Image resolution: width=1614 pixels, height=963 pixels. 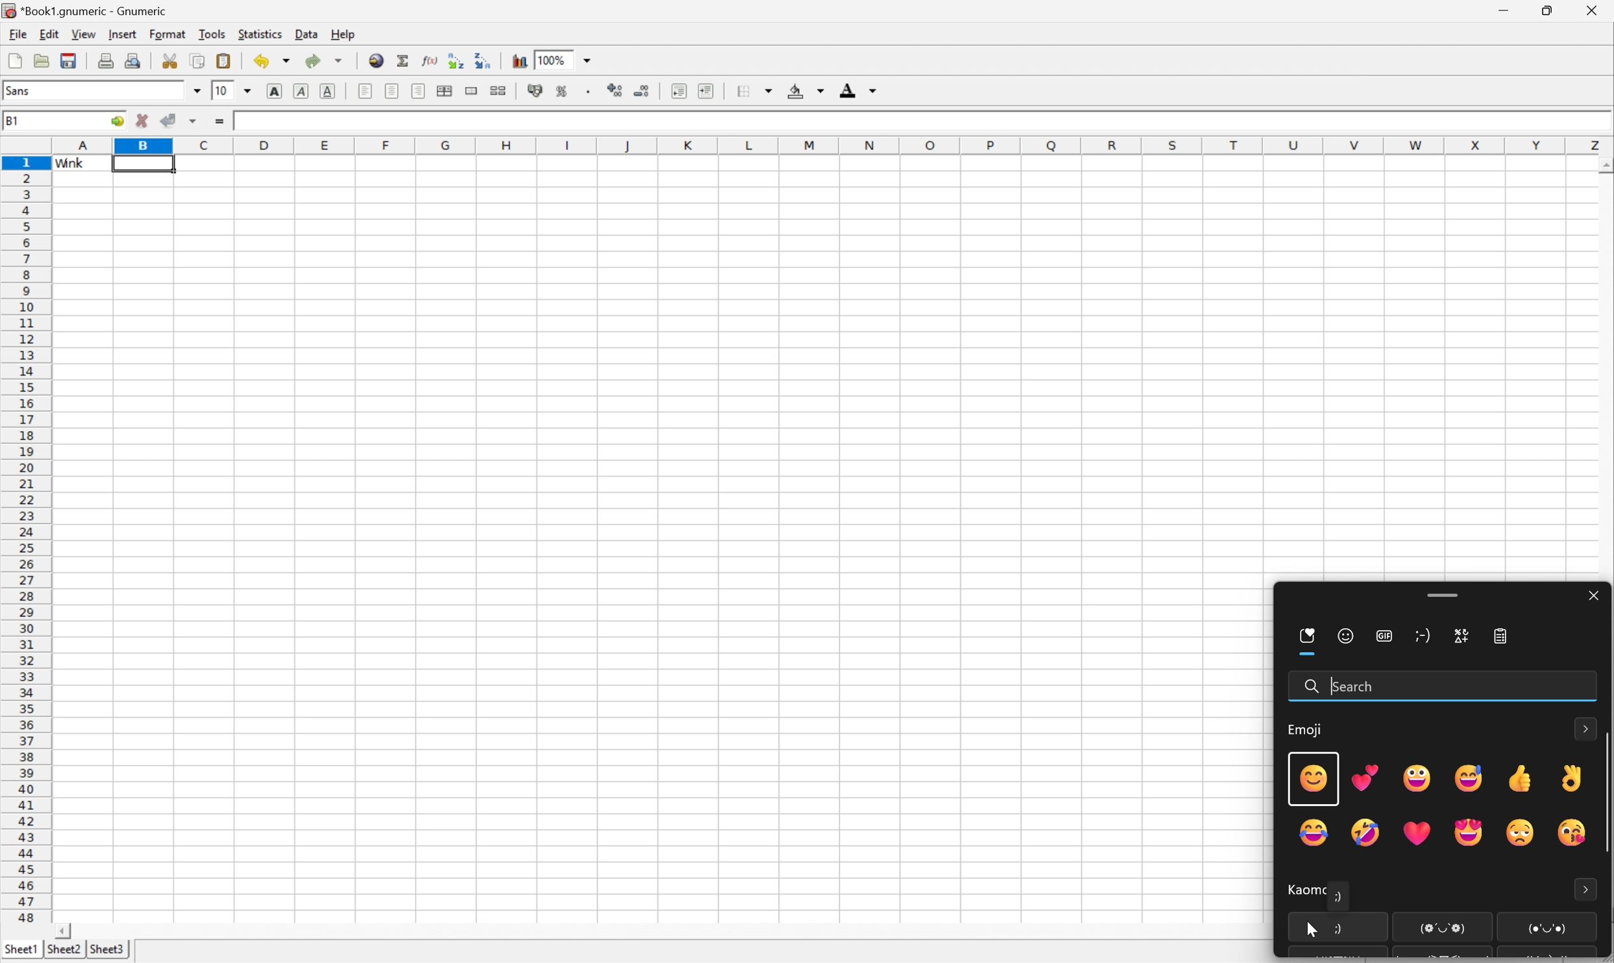 I want to click on center horizontally, so click(x=393, y=90).